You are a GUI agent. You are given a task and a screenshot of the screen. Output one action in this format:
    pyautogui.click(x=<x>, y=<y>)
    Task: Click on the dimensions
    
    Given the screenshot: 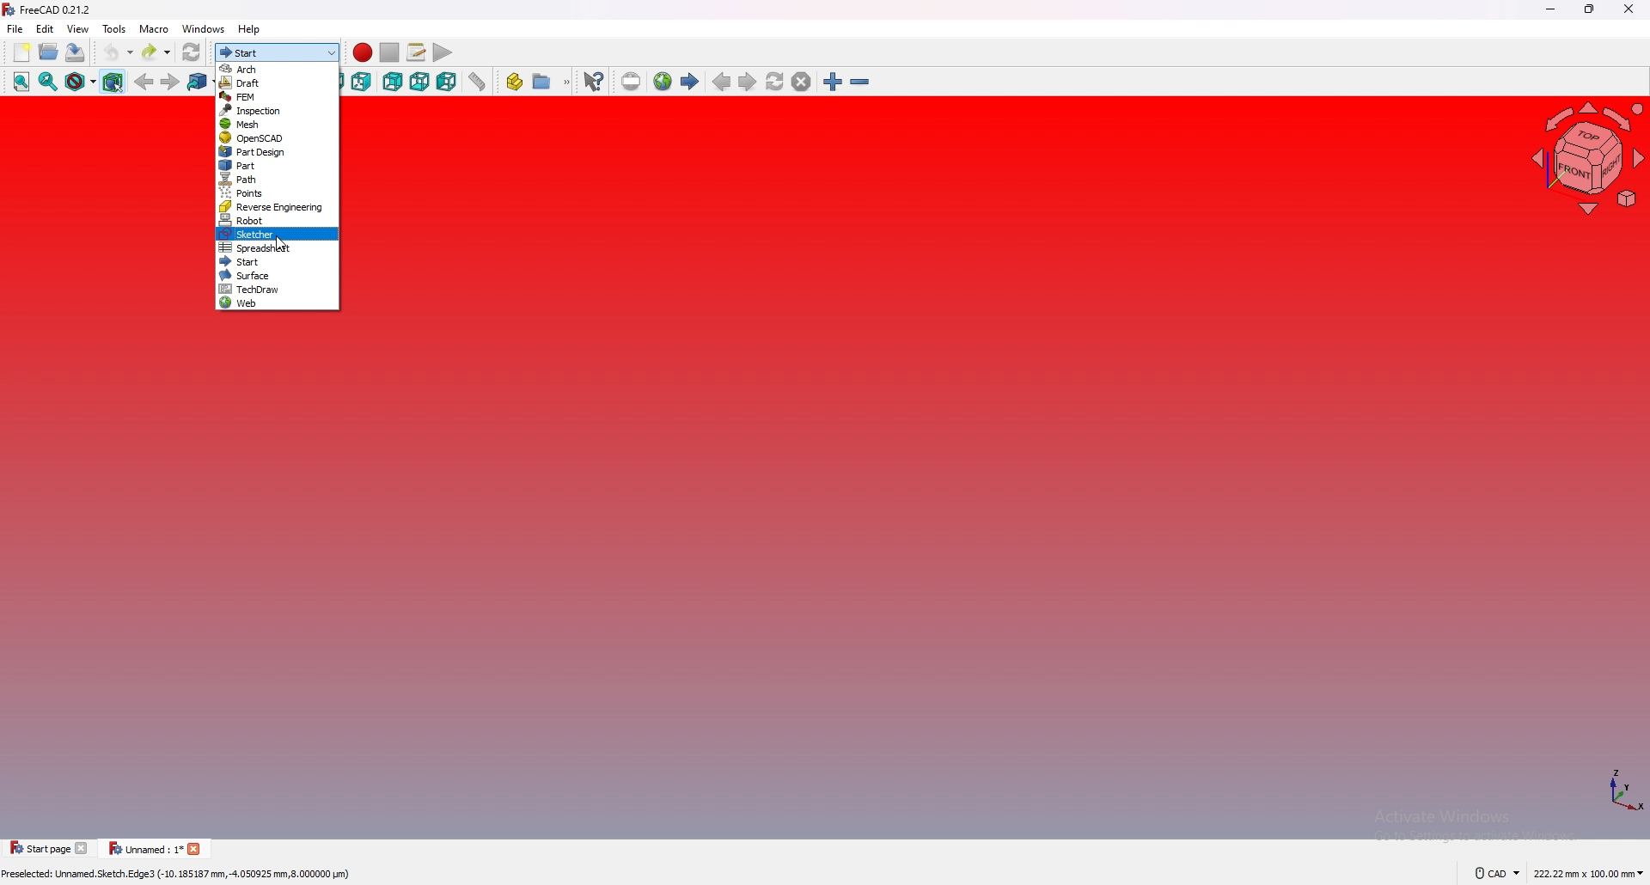 What is the action you would take?
    pyautogui.click(x=1588, y=874)
    